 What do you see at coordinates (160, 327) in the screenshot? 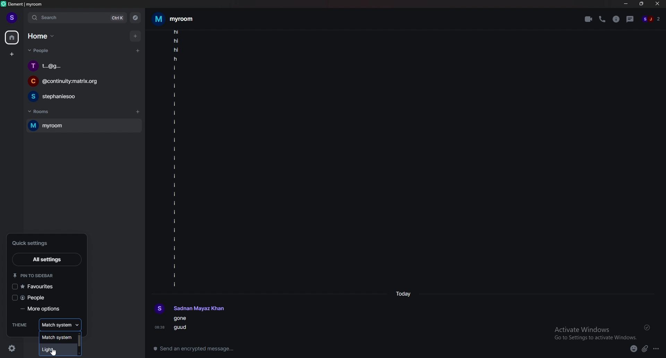
I see `08:38` at bounding box center [160, 327].